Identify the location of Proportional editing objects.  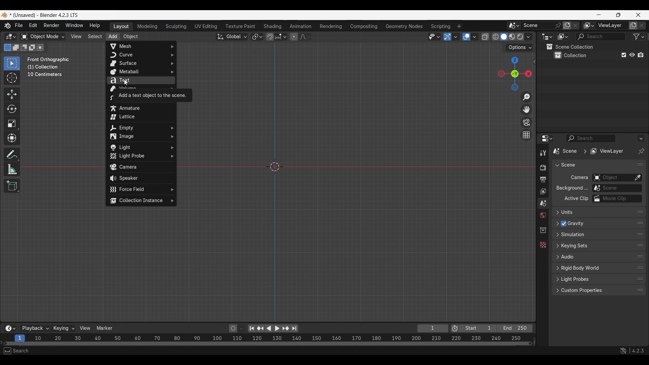
(294, 36).